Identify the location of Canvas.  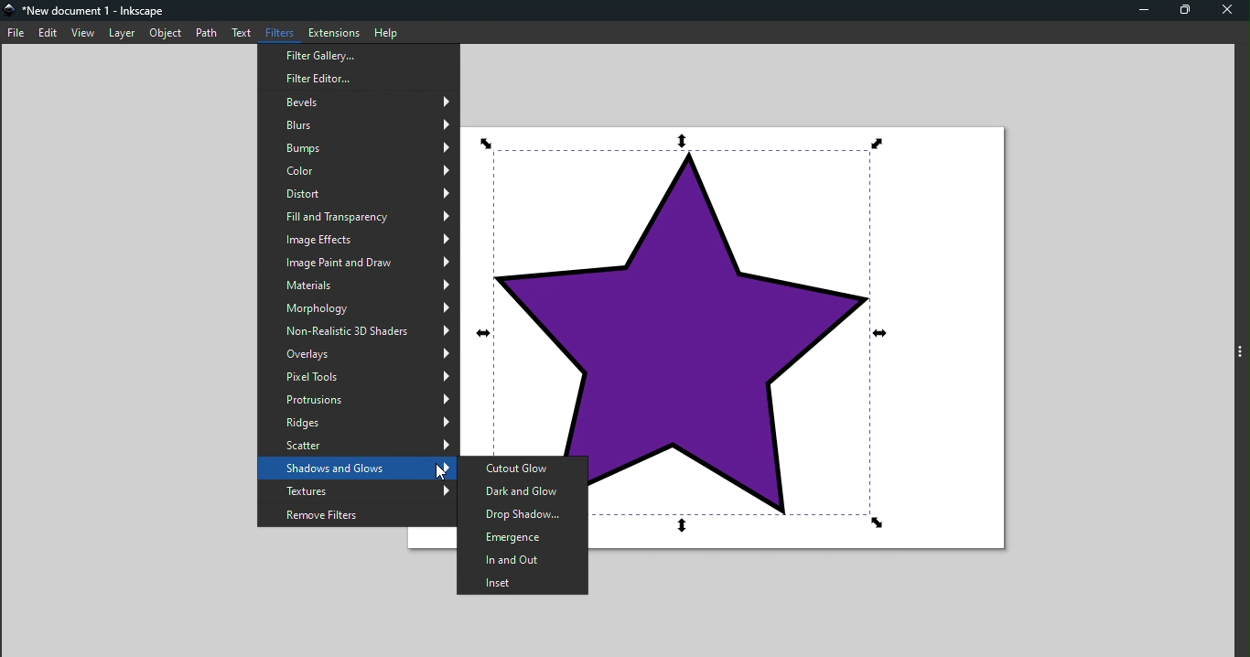
(808, 329).